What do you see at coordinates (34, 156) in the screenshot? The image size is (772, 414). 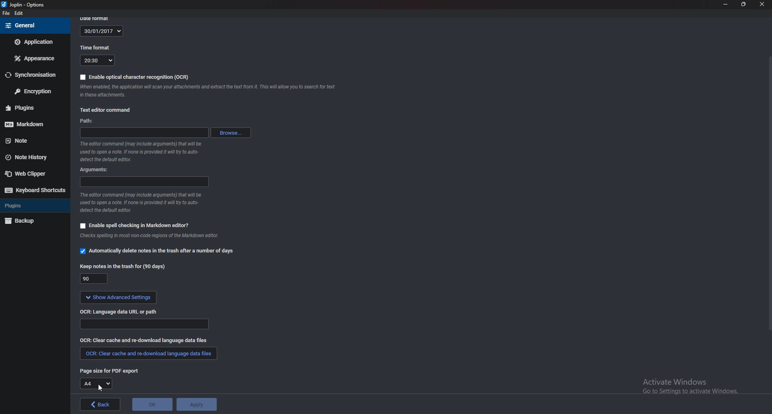 I see `Note history` at bounding box center [34, 156].